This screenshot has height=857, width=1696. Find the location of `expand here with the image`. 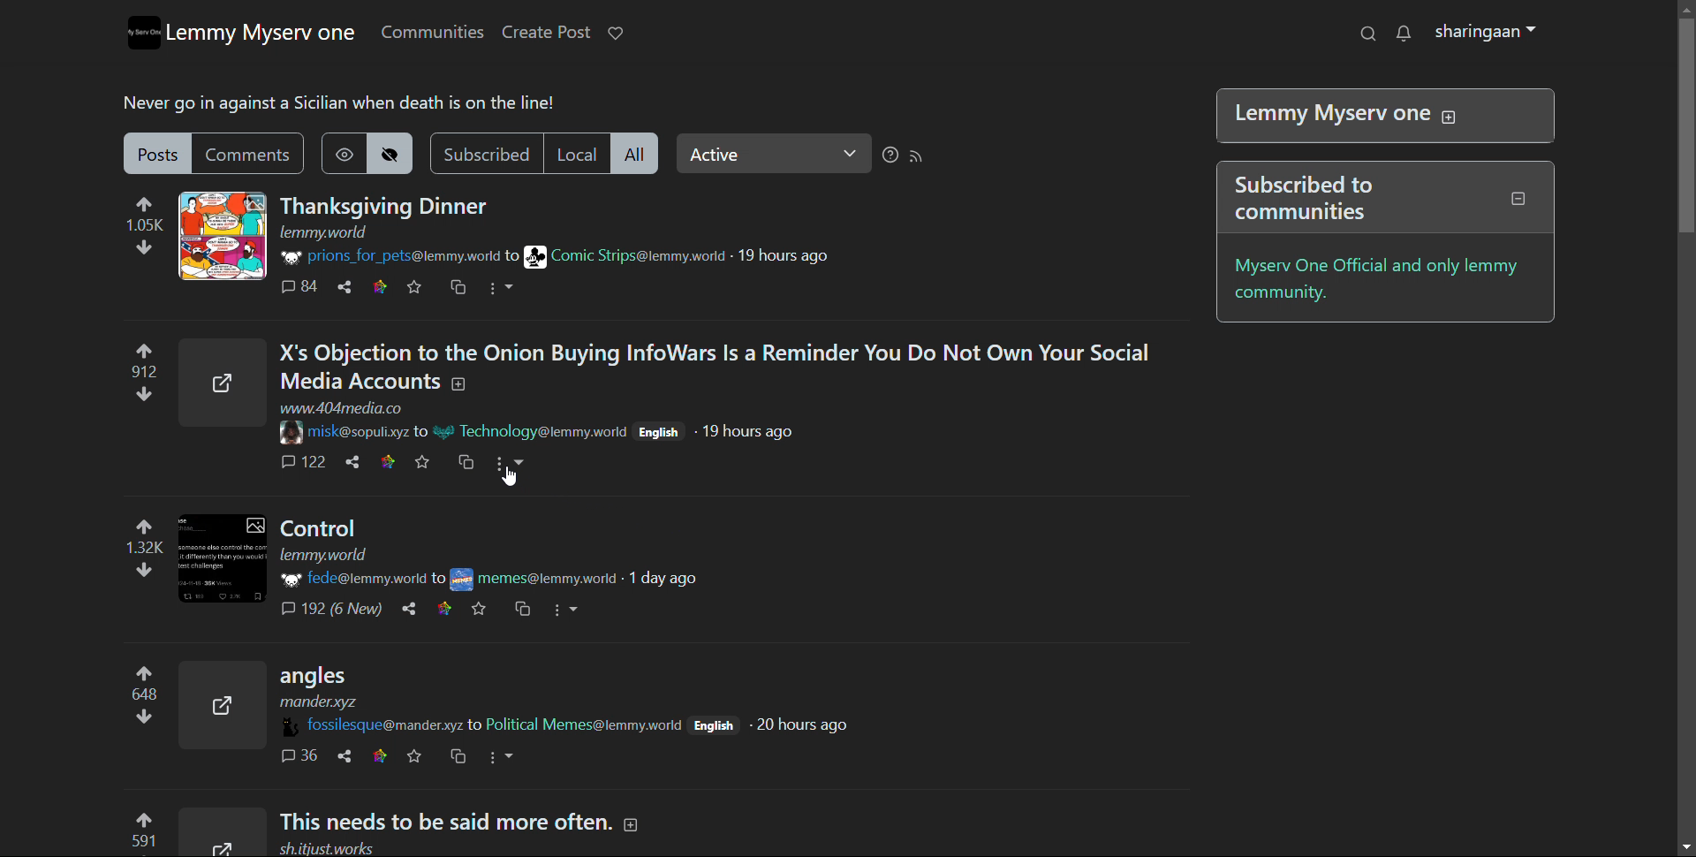

expand here with the image is located at coordinates (222, 236).